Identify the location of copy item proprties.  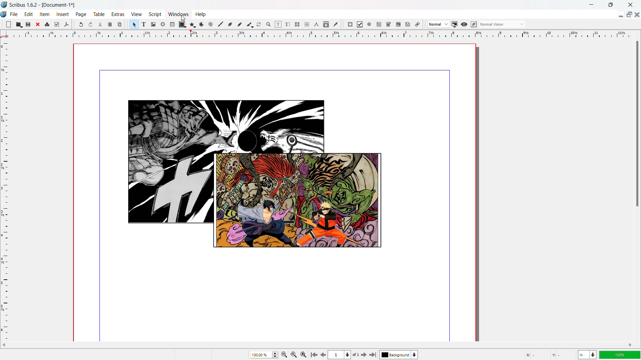
(326, 24).